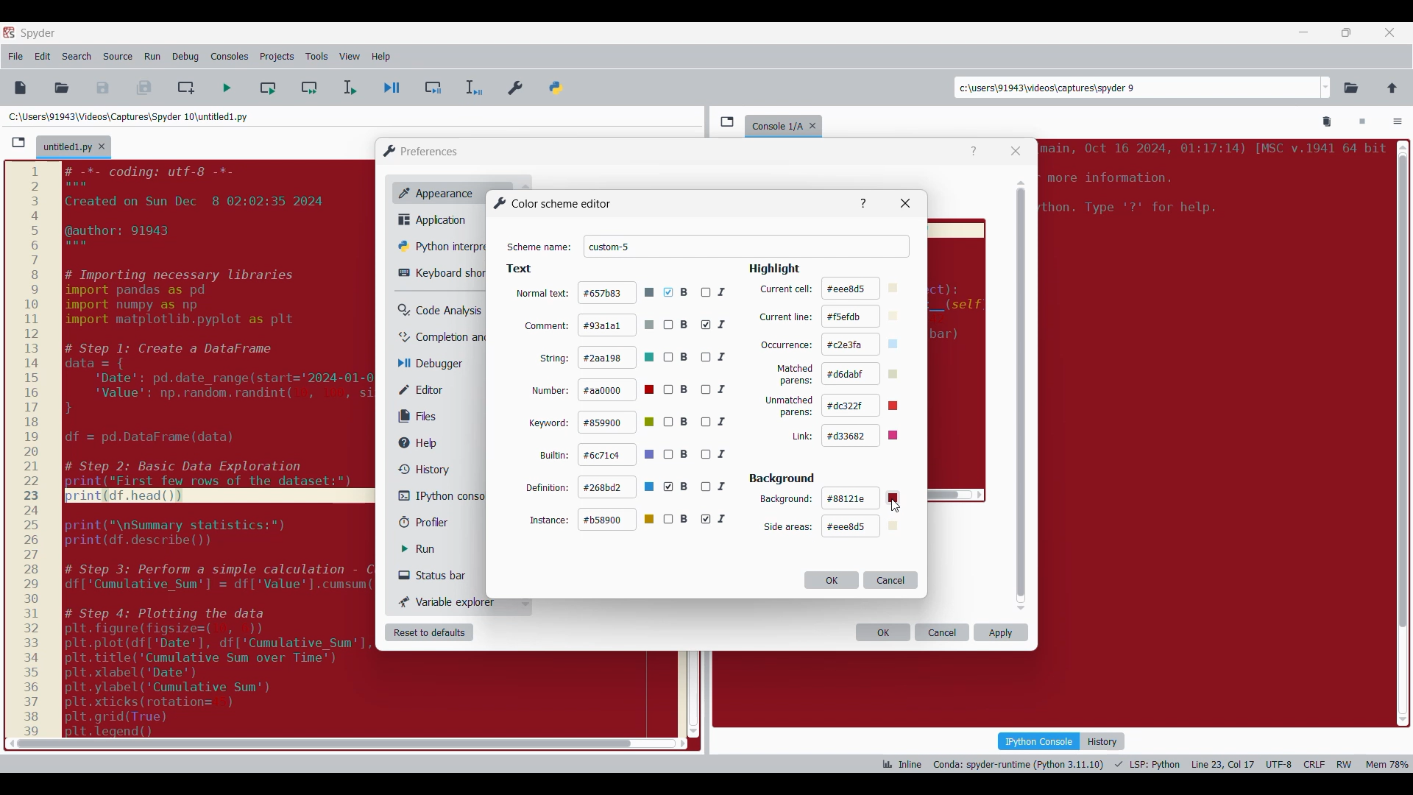 This screenshot has width=1413, height=795. What do you see at coordinates (864, 202) in the screenshot?
I see `` at bounding box center [864, 202].